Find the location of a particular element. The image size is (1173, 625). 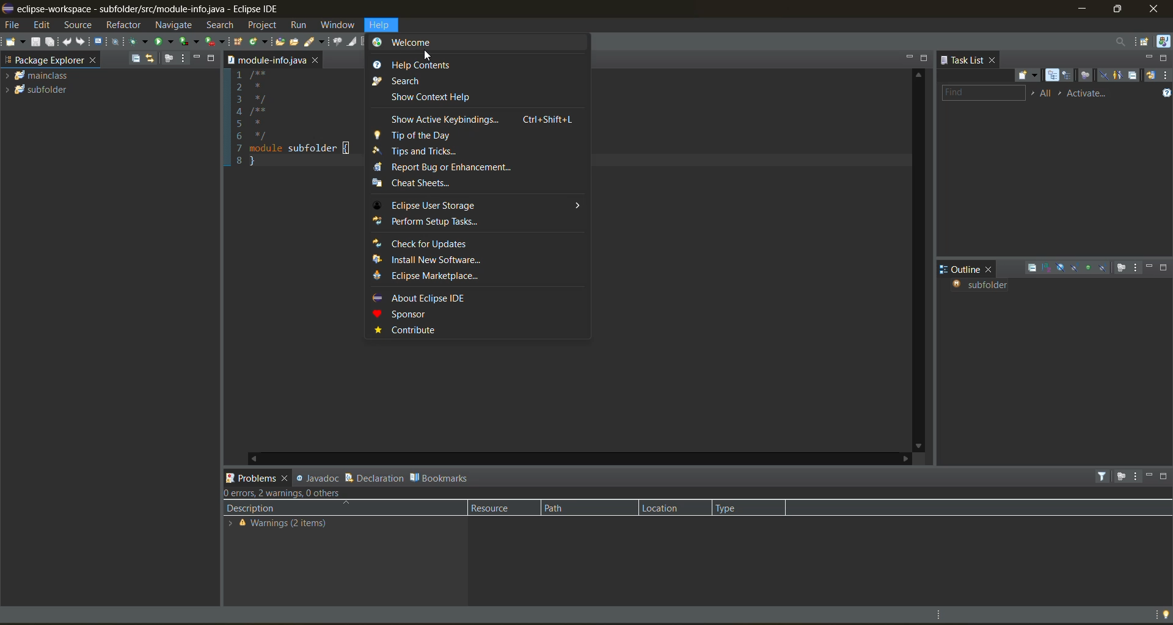

open perspective is located at coordinates (1145, 42).